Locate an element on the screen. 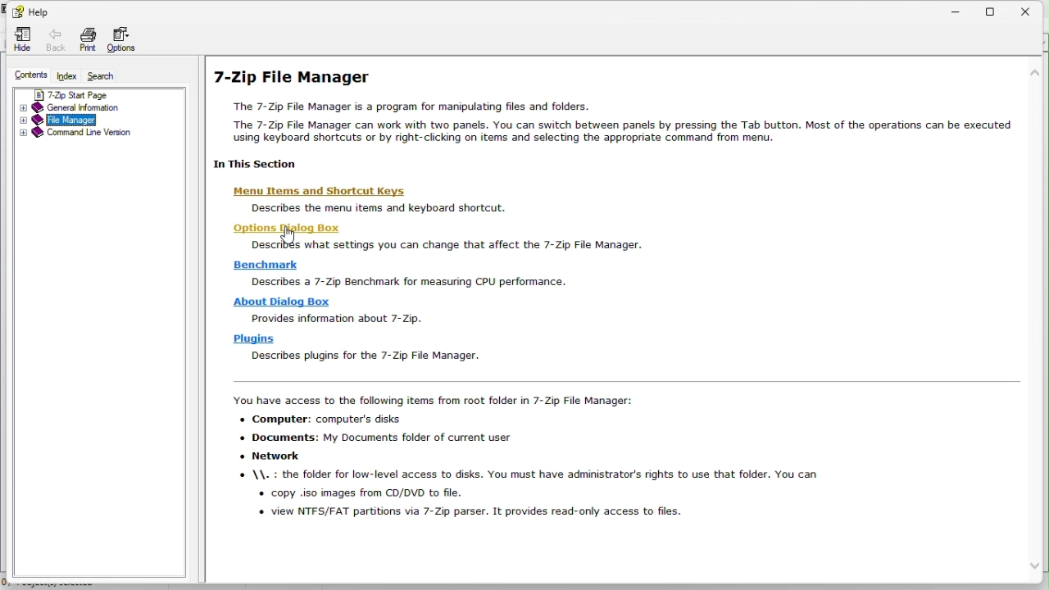 This screenshot has height=590, width=1049. options dialog box is located at coordinates (281, 229).